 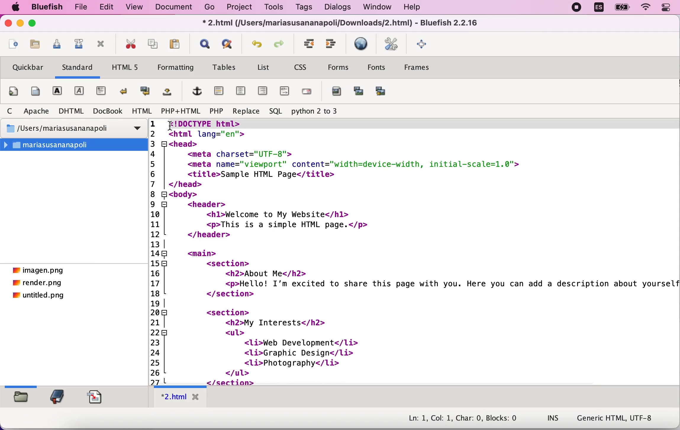 I want to click on apache, so click(x=36, y=111).